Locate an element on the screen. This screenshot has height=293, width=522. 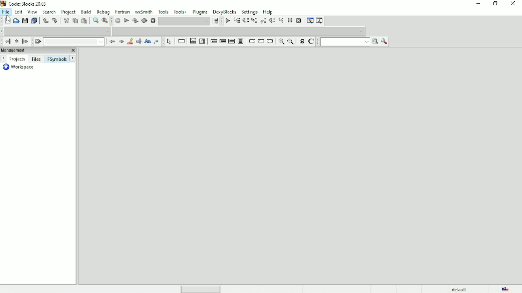
New file is located at coordinates (7, 21).